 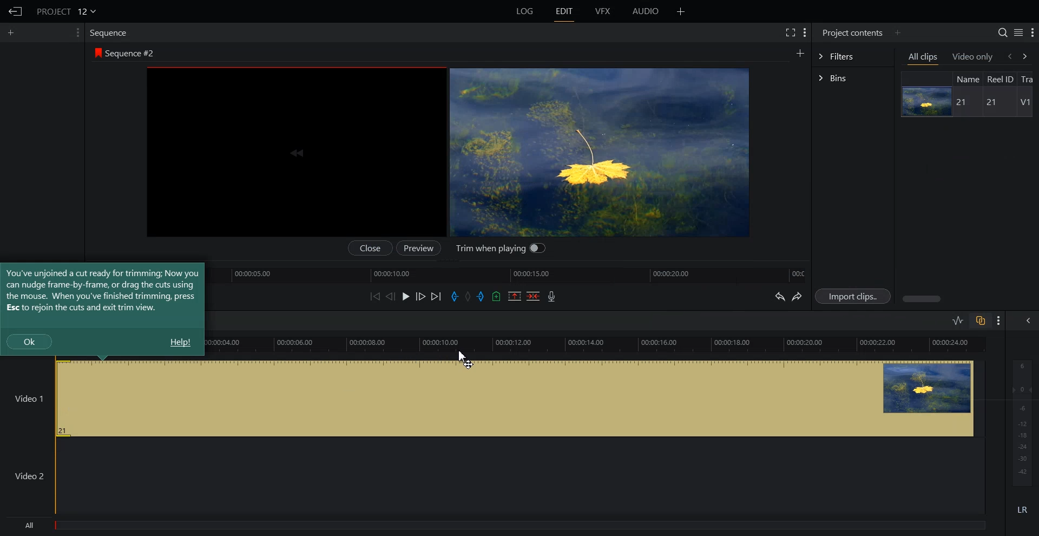 I want to click on Timeline, so click(x=512, y=274).